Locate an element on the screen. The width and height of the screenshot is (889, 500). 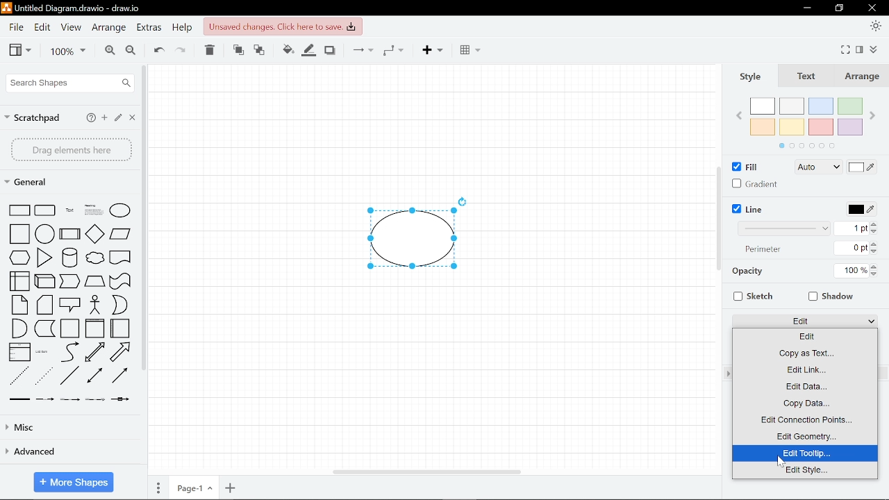
Current perimeter is located at coordinates (855, 249).